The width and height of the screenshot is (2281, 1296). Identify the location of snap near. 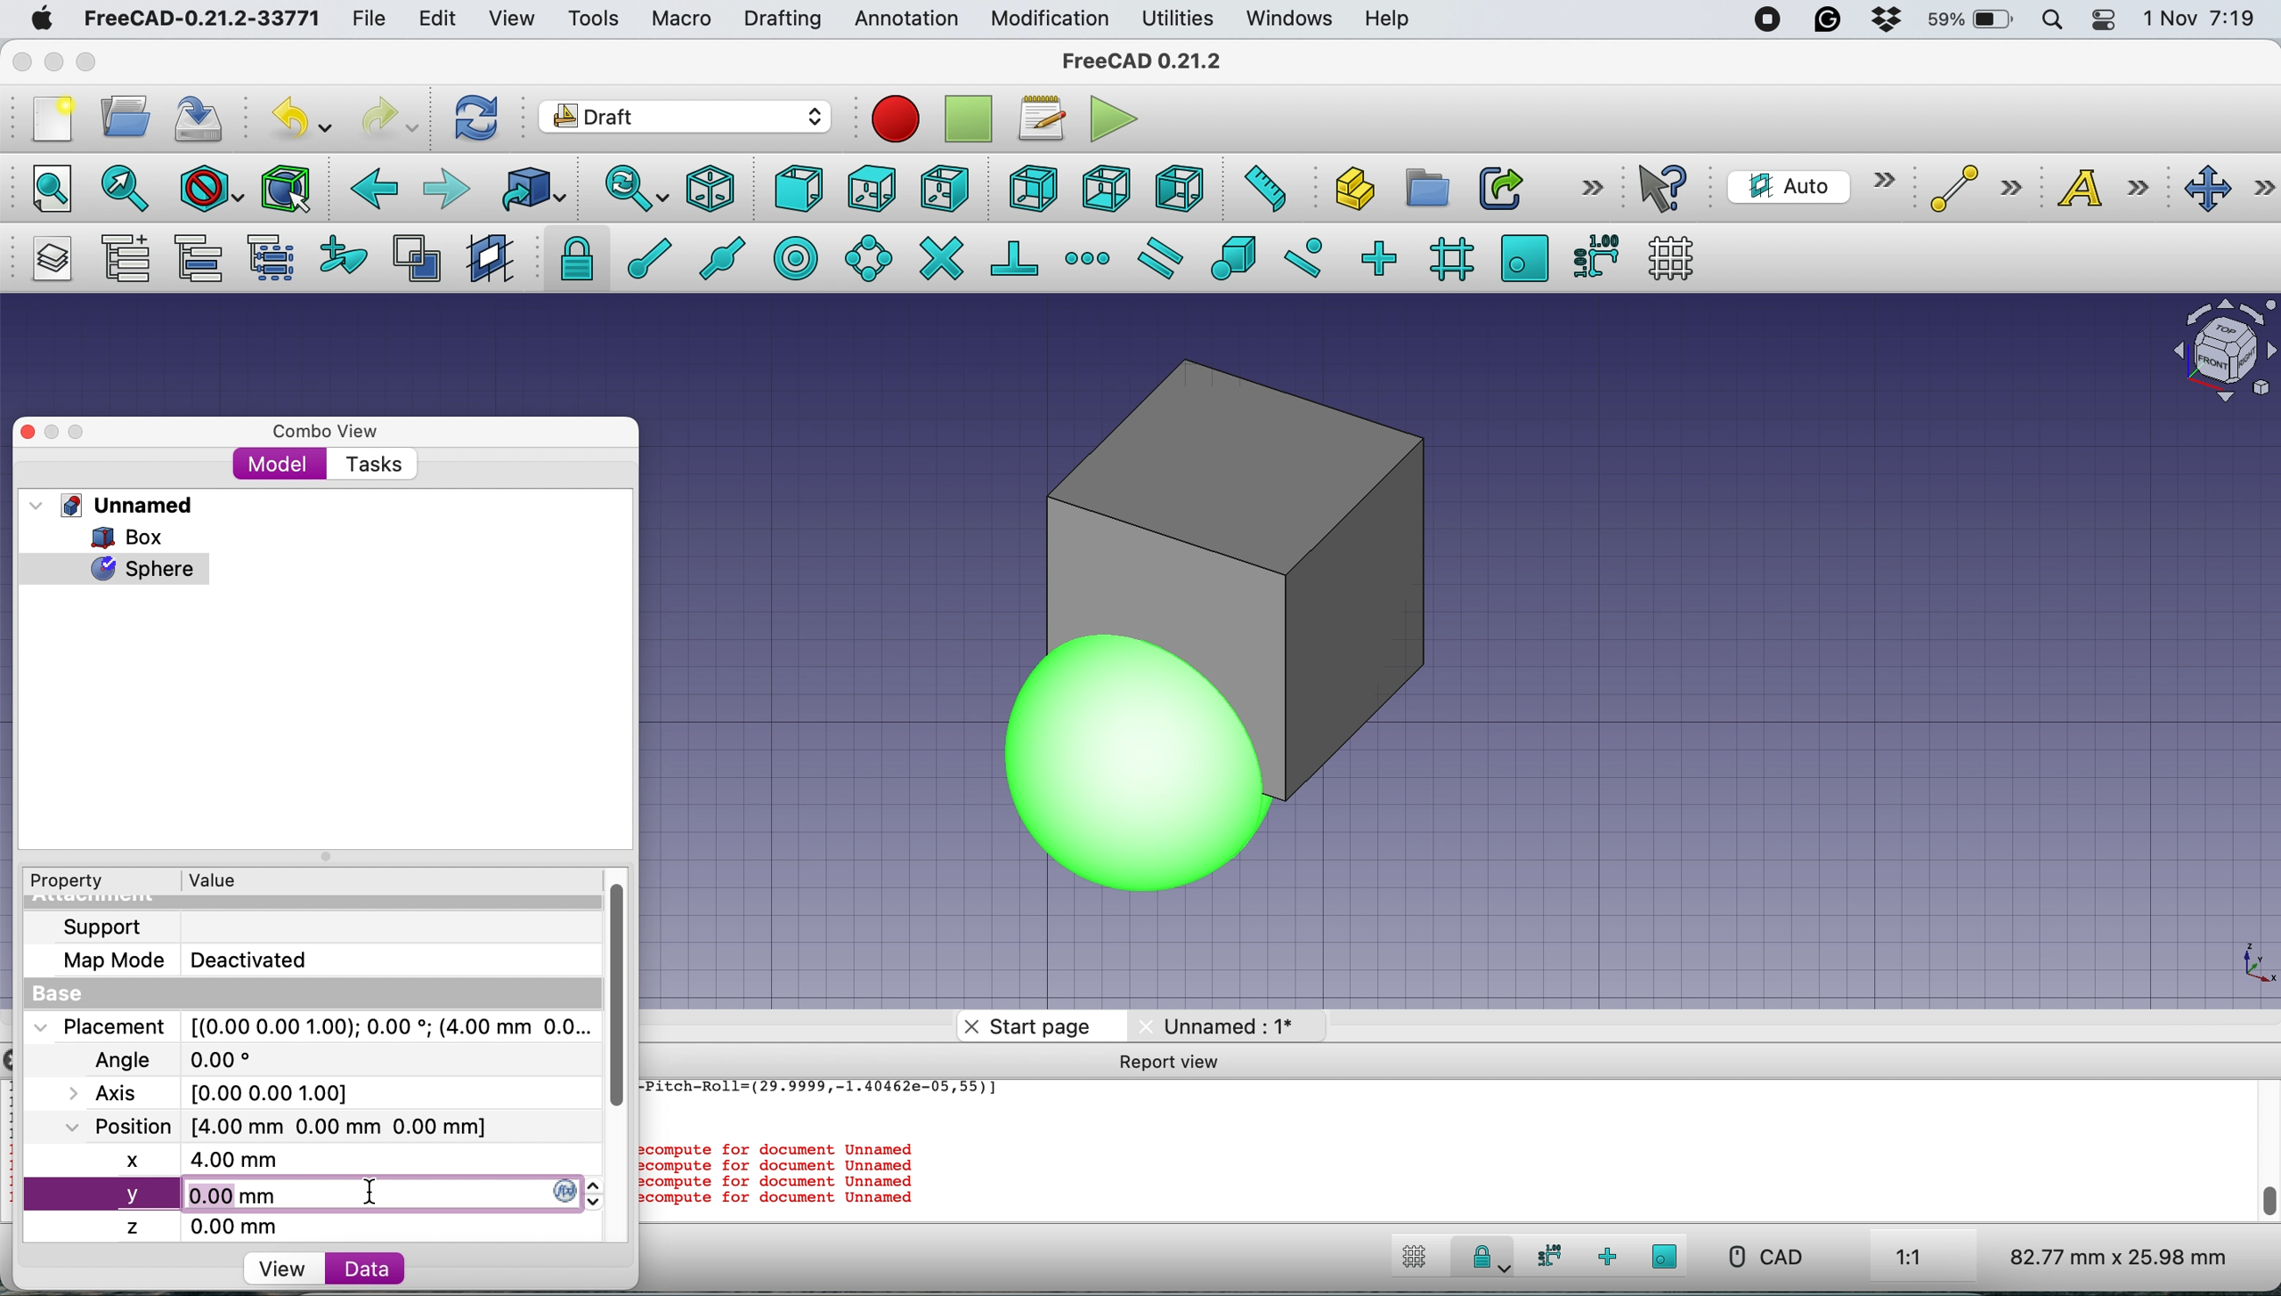
(1303, 255).